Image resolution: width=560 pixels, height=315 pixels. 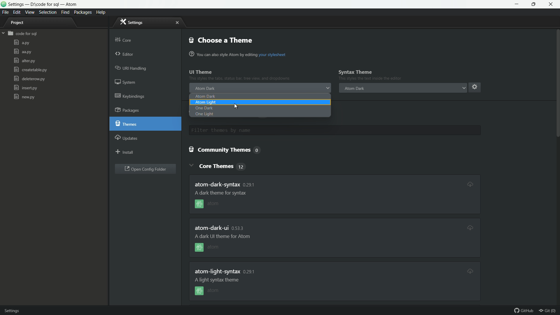 I want to click on core, so click(x=124, y=39).